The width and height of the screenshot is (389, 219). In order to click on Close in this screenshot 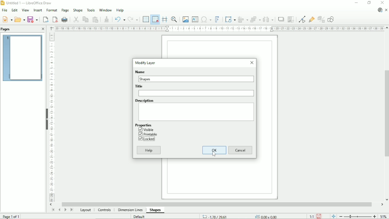, I will do `click(251, 63)`.